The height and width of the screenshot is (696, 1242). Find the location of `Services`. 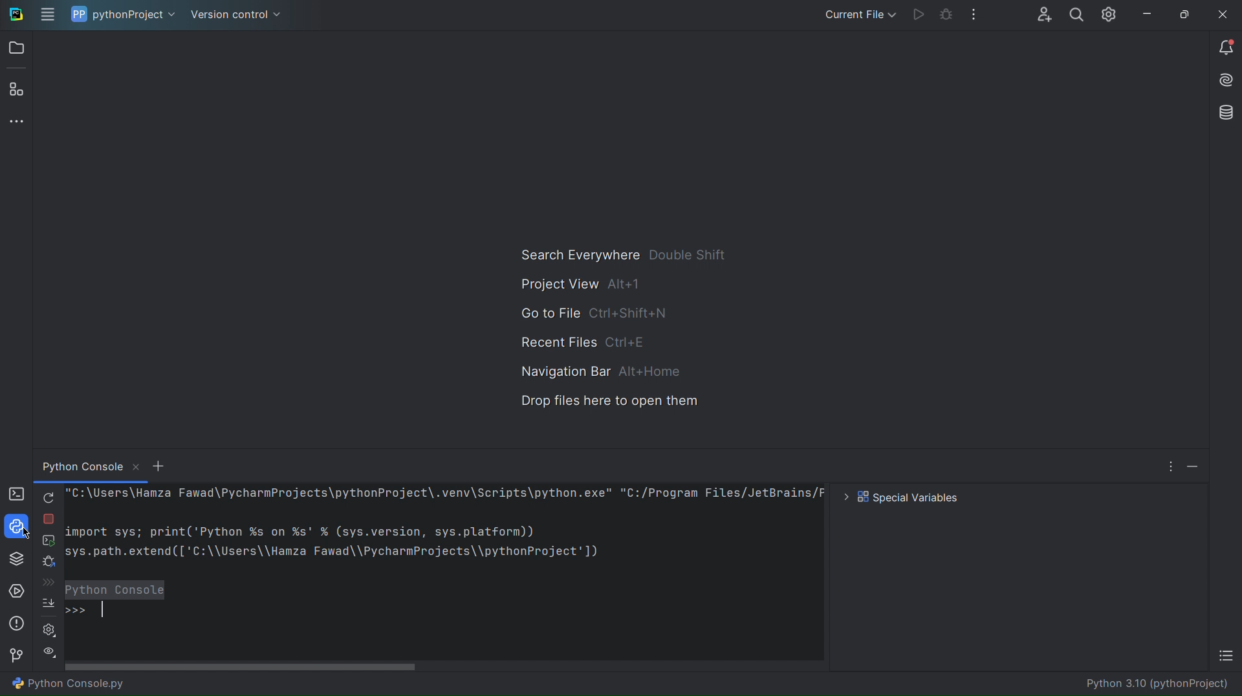

Services is located at coordinates (18, 590).